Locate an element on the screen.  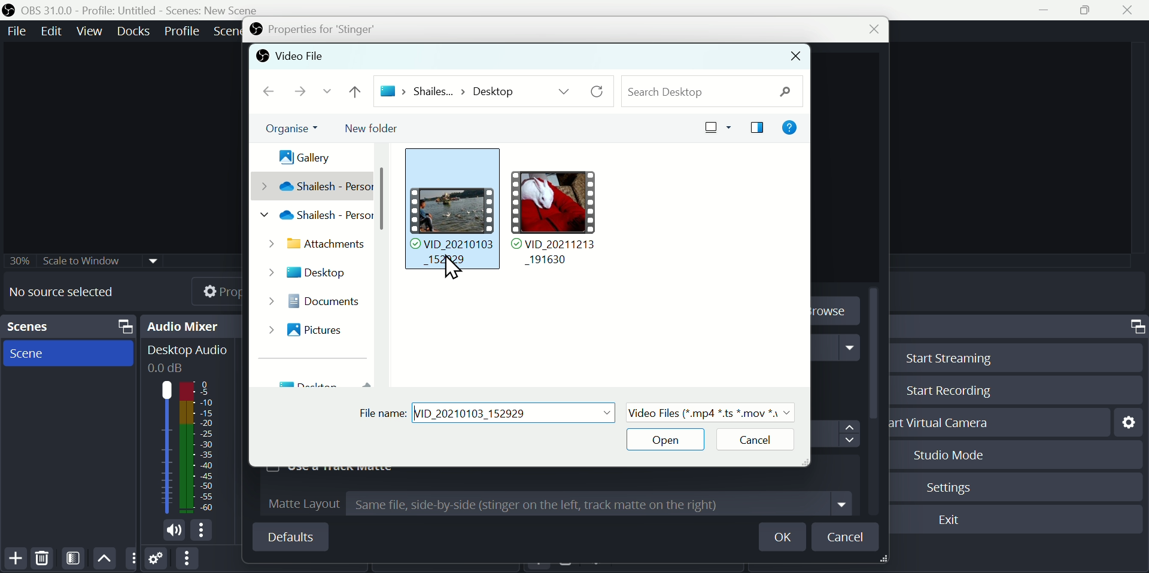
No source selected is located at coordinates (70, 292).